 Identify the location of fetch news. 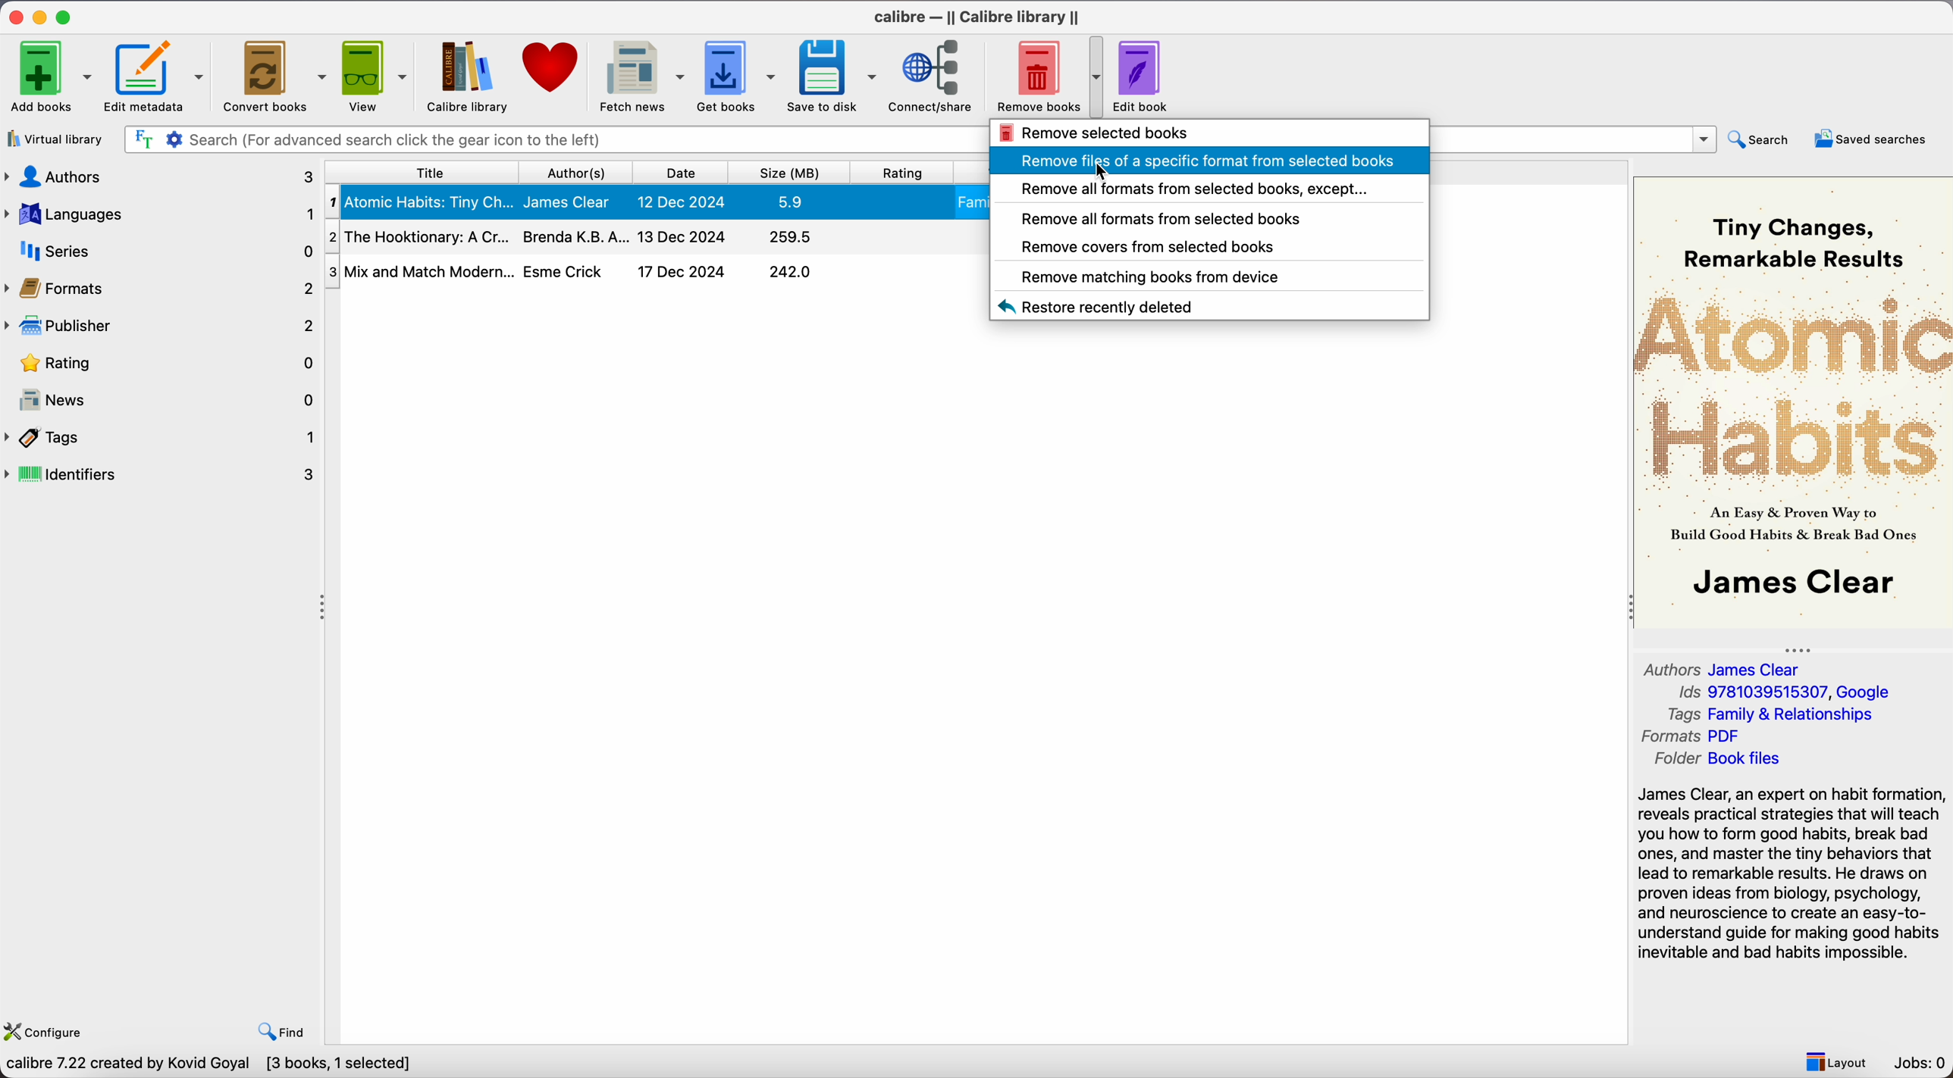
(638, 74).